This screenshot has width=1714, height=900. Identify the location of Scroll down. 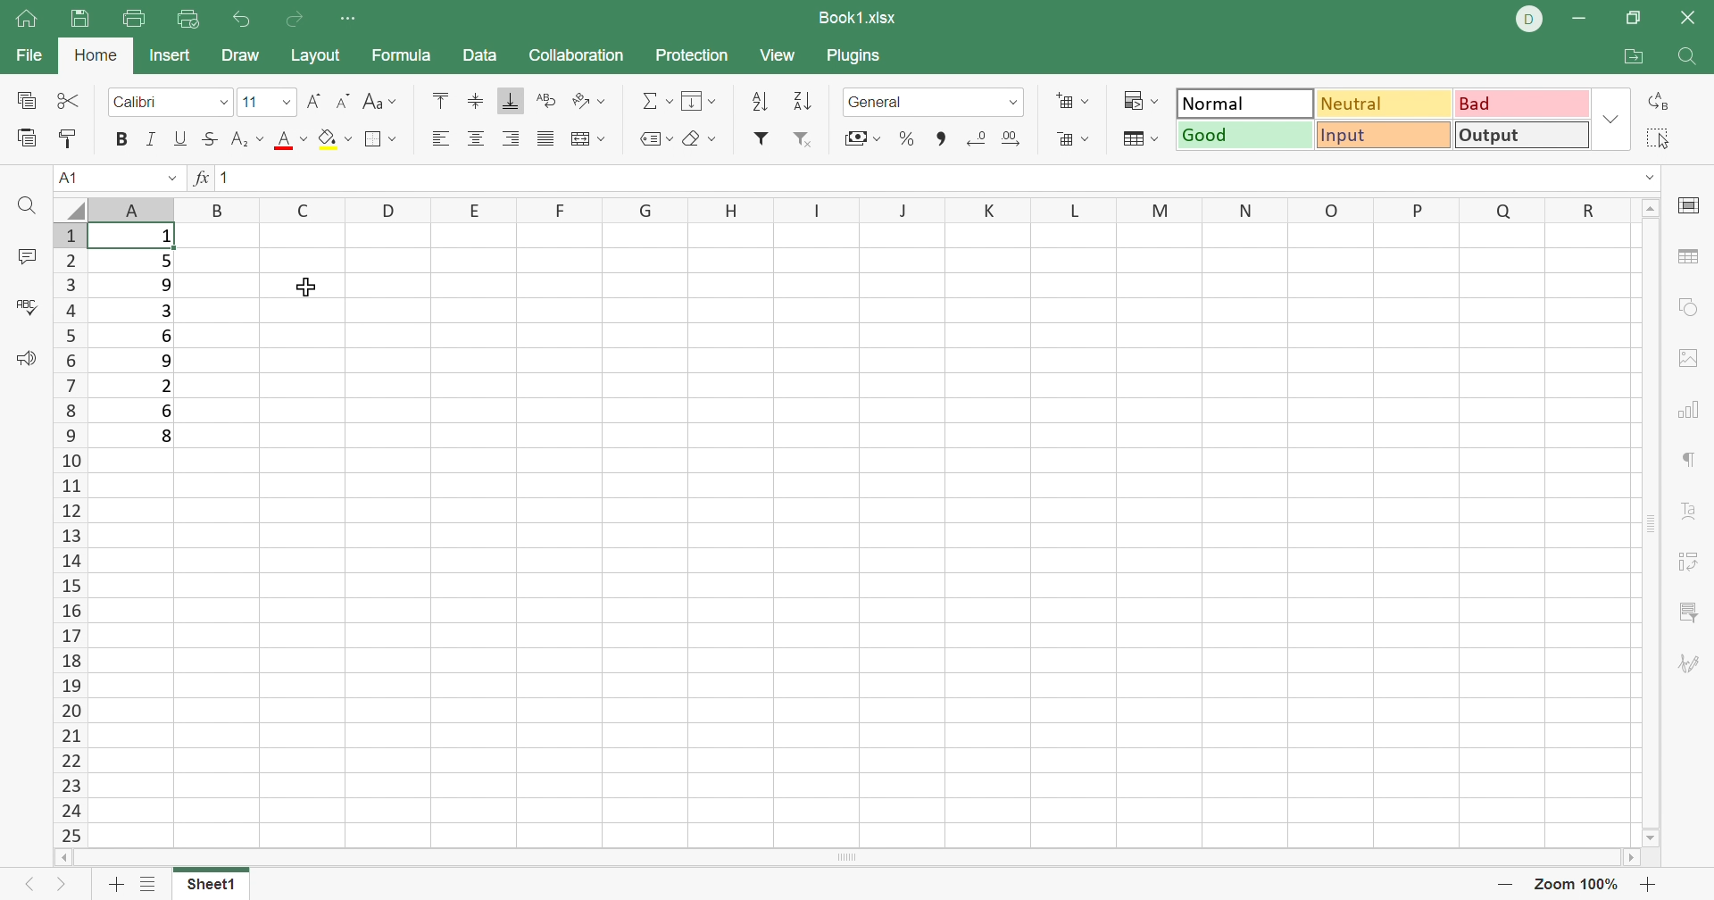
(1651, 837).